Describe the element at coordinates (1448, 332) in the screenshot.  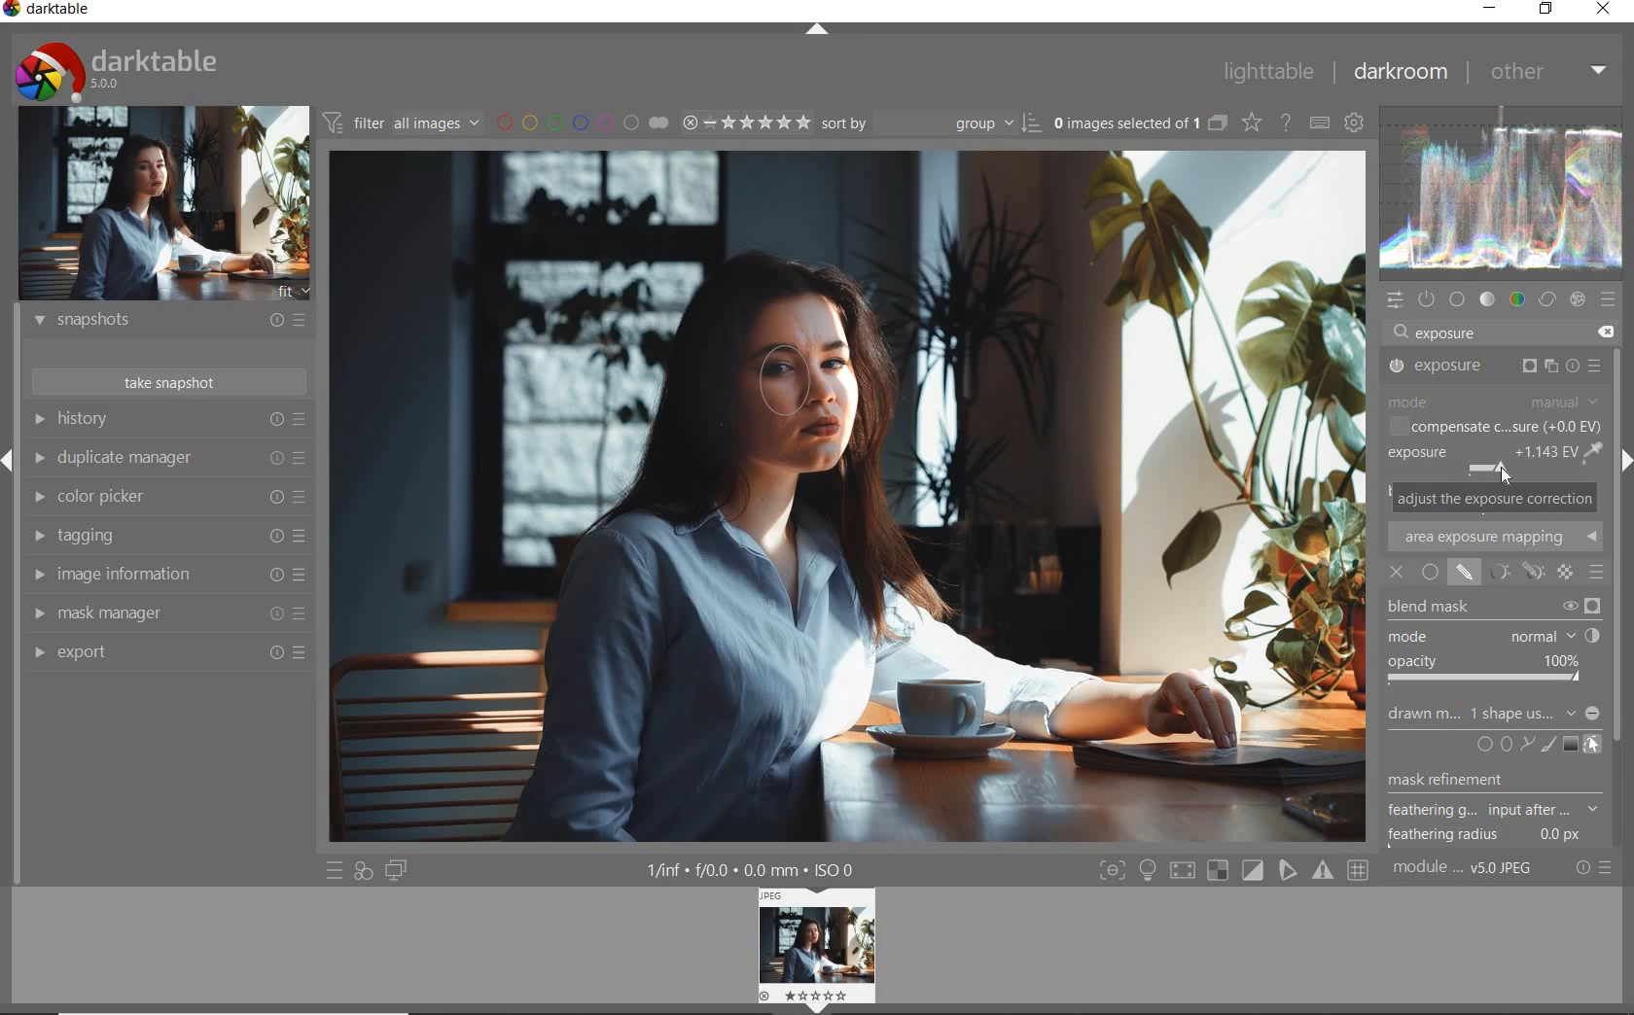
I see `exposure` at that location.